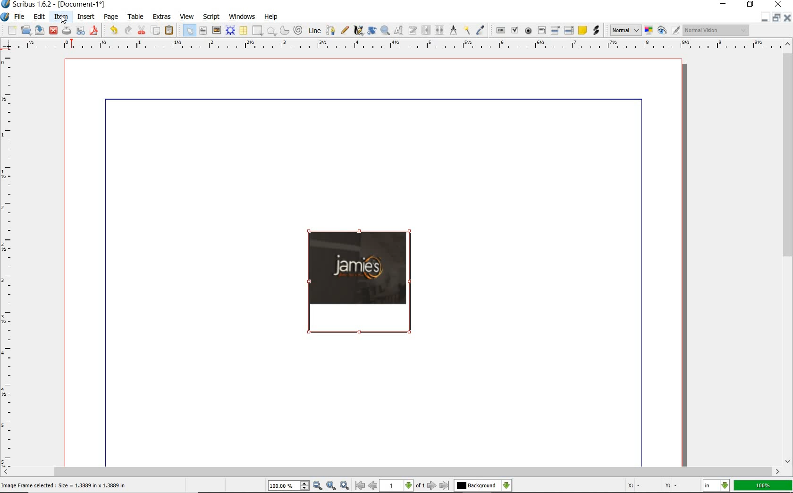  Describe the element at coordinates (775, 17) in the screenshot. I see `Minimize` at that location.